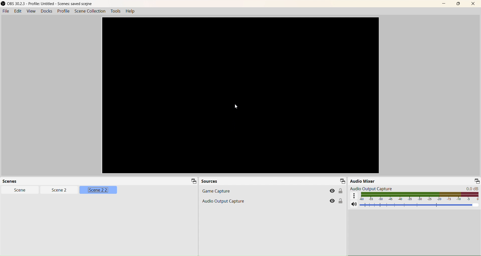 The height and width of the screenshot is (256, 481). I want to click on Eye, so click(333, 191).